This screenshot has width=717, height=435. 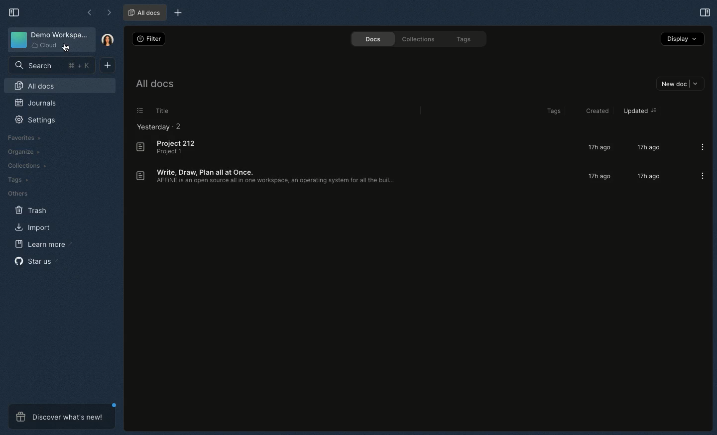 I want to click on Trash, so click(x=29, y=210).